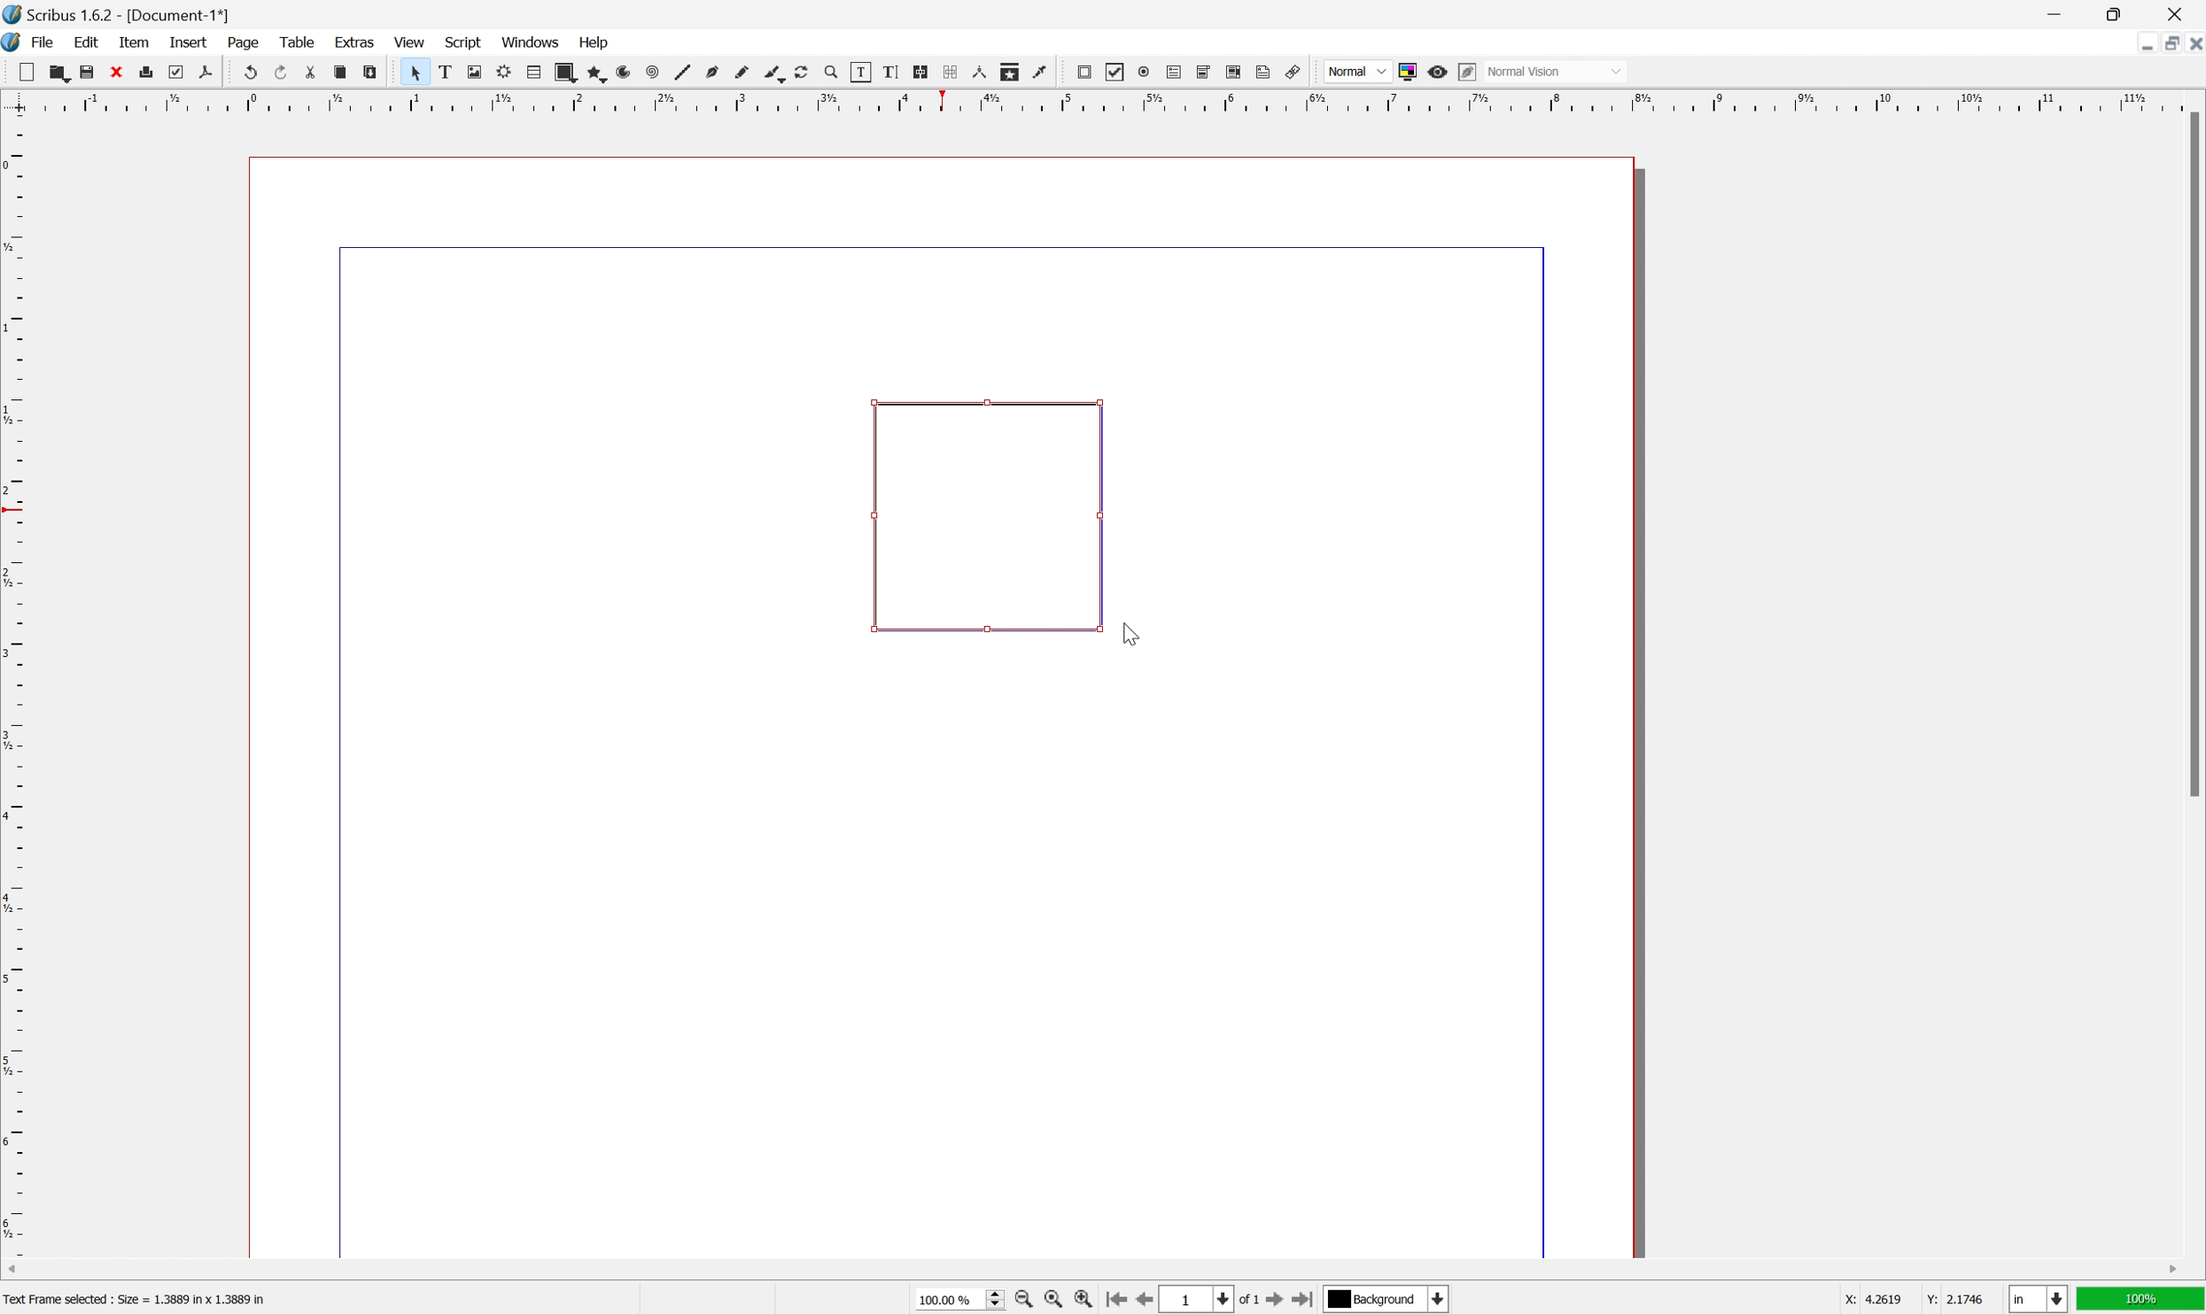 Image resolution: width=2206 pixels, height=1314 pixels. I want to click on edit contents of frame, so click(860, 72).